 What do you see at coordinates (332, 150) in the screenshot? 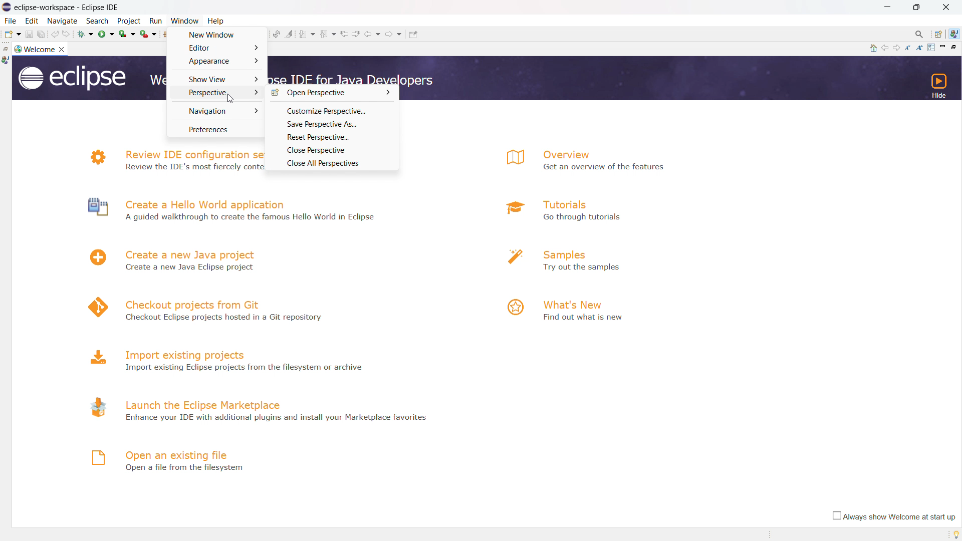
I see `close perspective` at bounding box center [332, 150].